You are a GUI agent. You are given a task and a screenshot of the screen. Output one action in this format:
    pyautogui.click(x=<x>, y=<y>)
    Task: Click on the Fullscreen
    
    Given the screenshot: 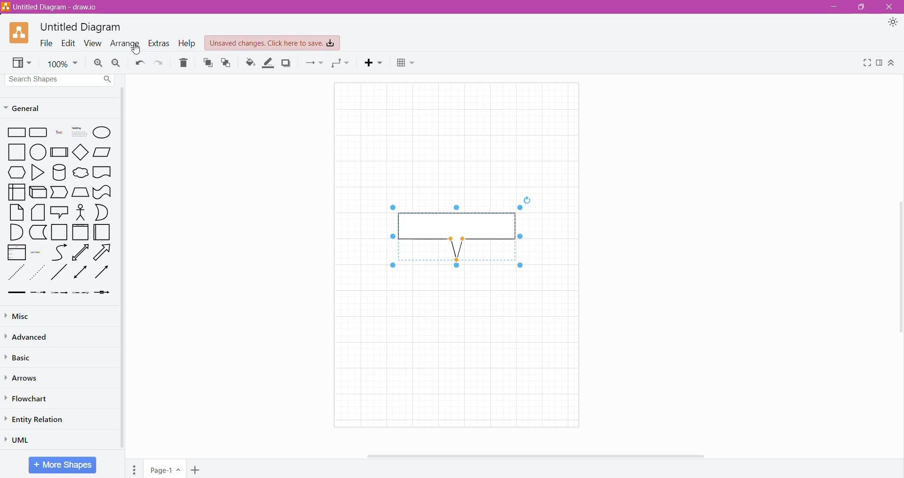 What is the action you would take?
    pyautogui.click(x=865, y=63)
    